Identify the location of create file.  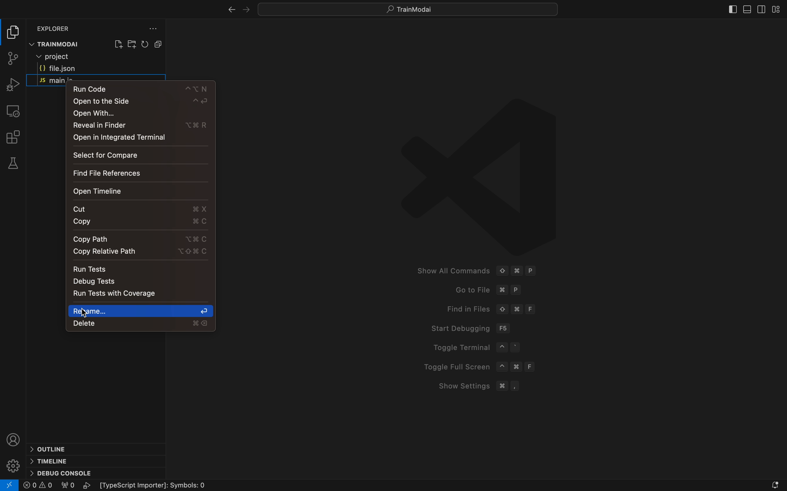
(118, 44).